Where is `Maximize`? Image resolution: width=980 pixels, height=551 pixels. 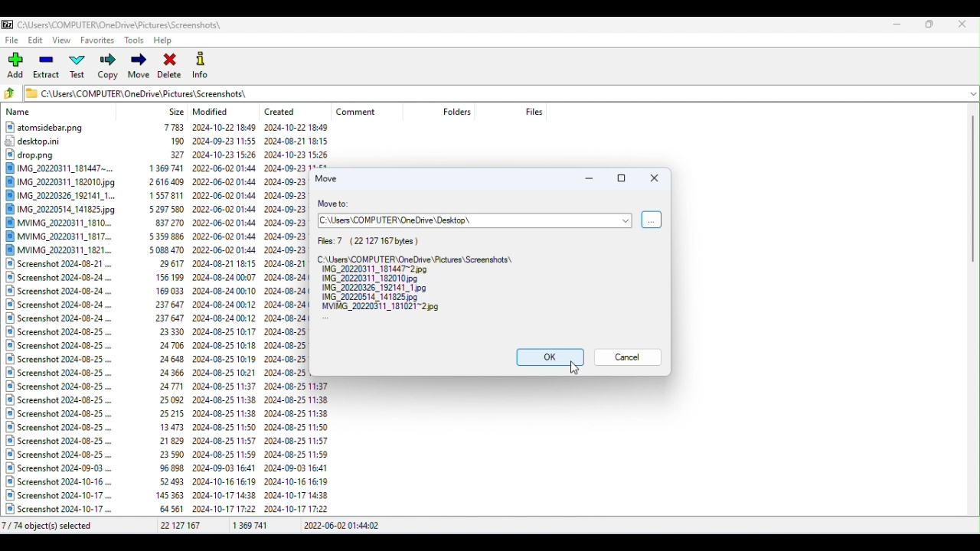 Maximize is located at coordinates (929, 24).